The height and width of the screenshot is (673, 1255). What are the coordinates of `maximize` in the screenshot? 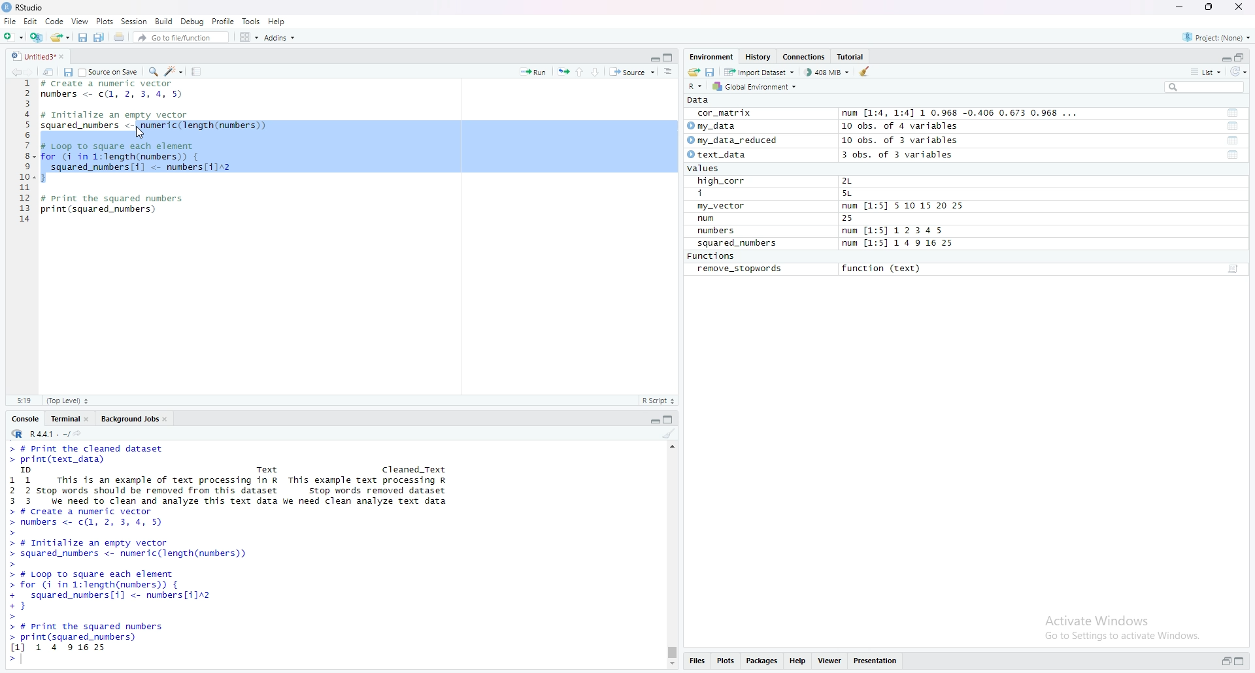 It's located at (1241, 56).